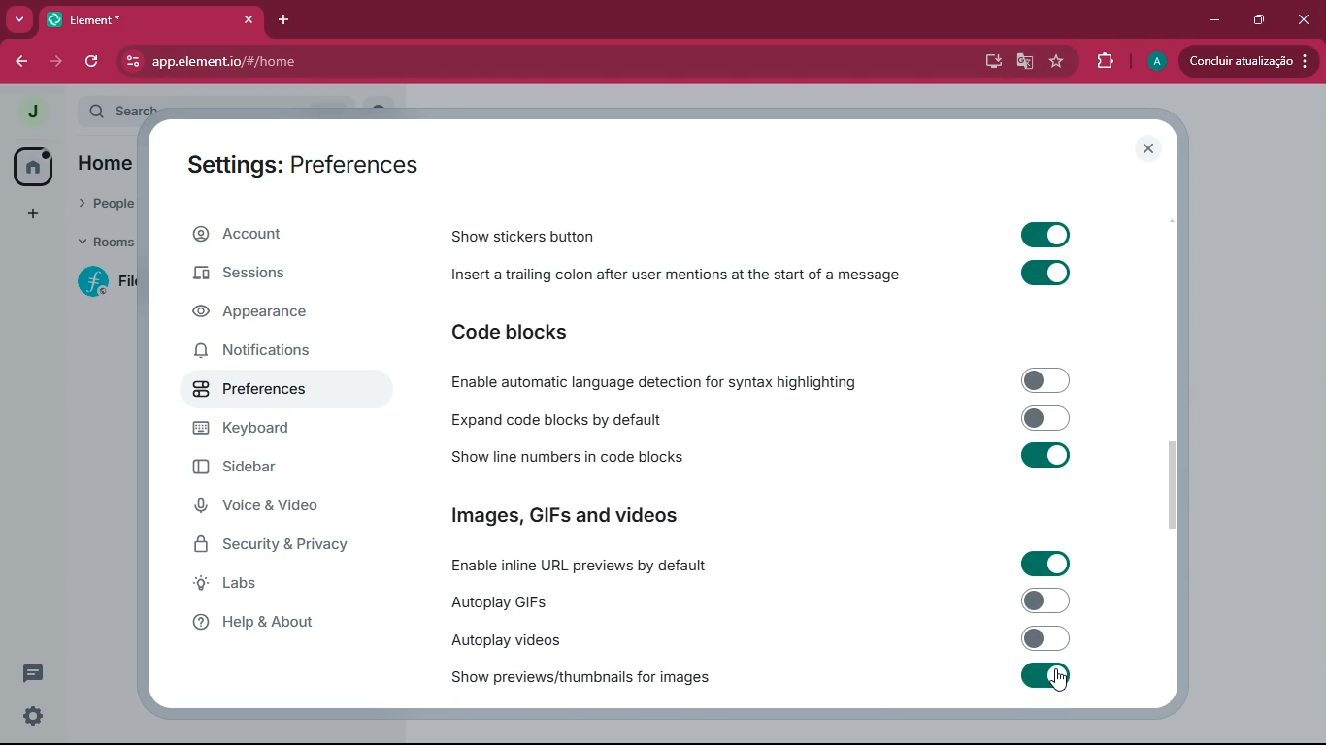  Describe the element at coordinates (1046, 417) in the screenshot. I see `Toggle off` at that location.